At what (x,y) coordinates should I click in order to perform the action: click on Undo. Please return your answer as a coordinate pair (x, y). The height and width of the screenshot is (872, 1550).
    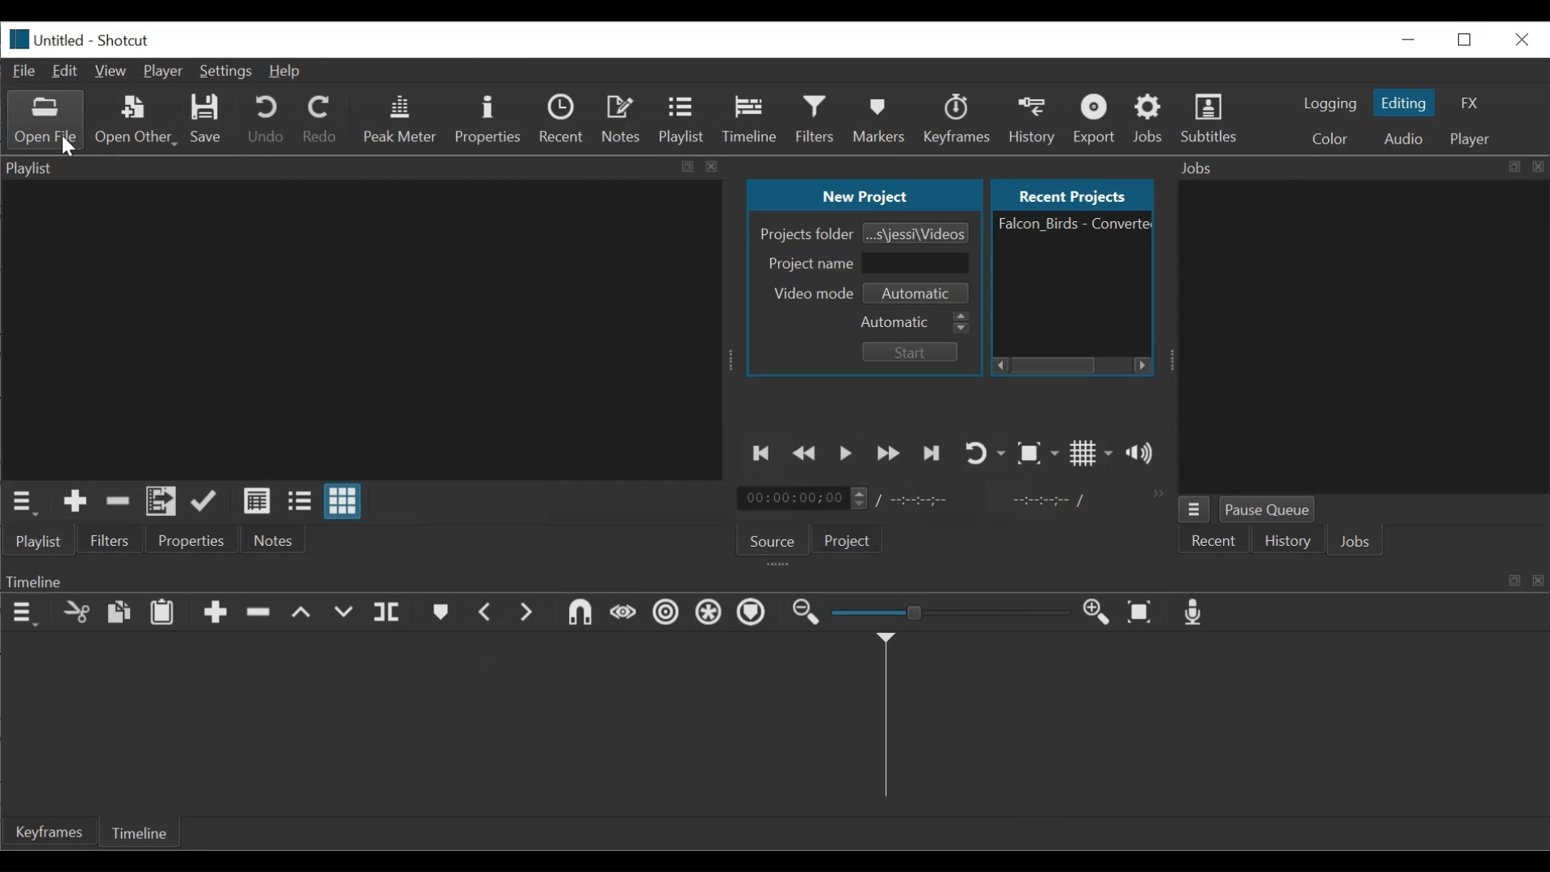
    Looking at the image, I should click on (265, 119).